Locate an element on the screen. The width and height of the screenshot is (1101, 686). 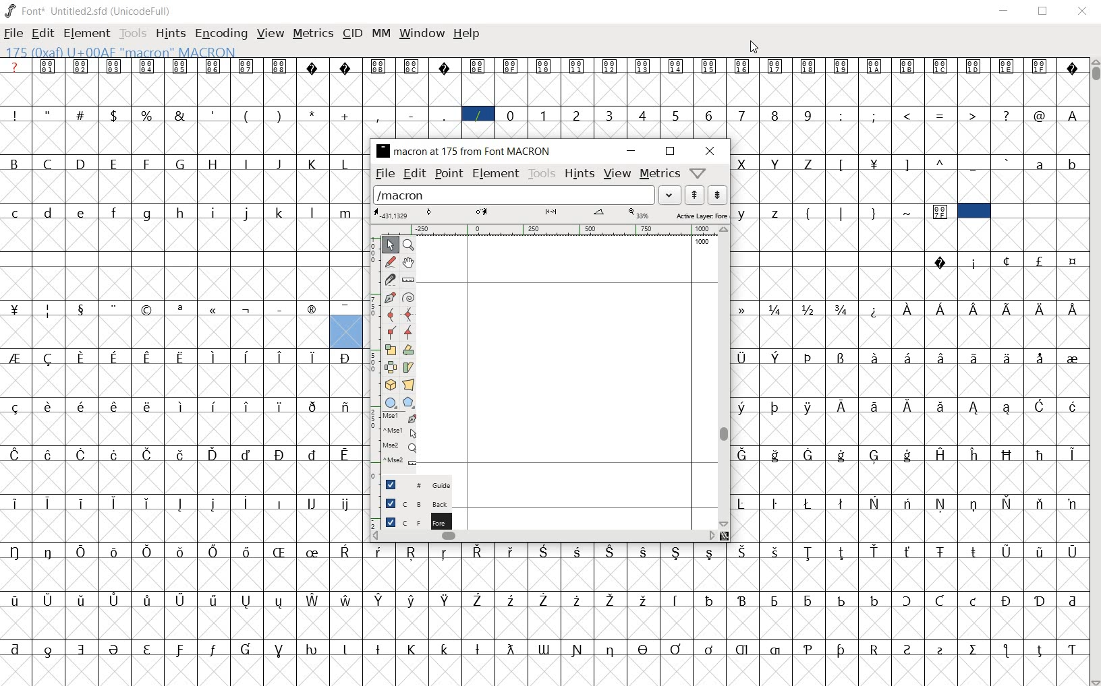
Symbol is located at coordinates (810, 552).